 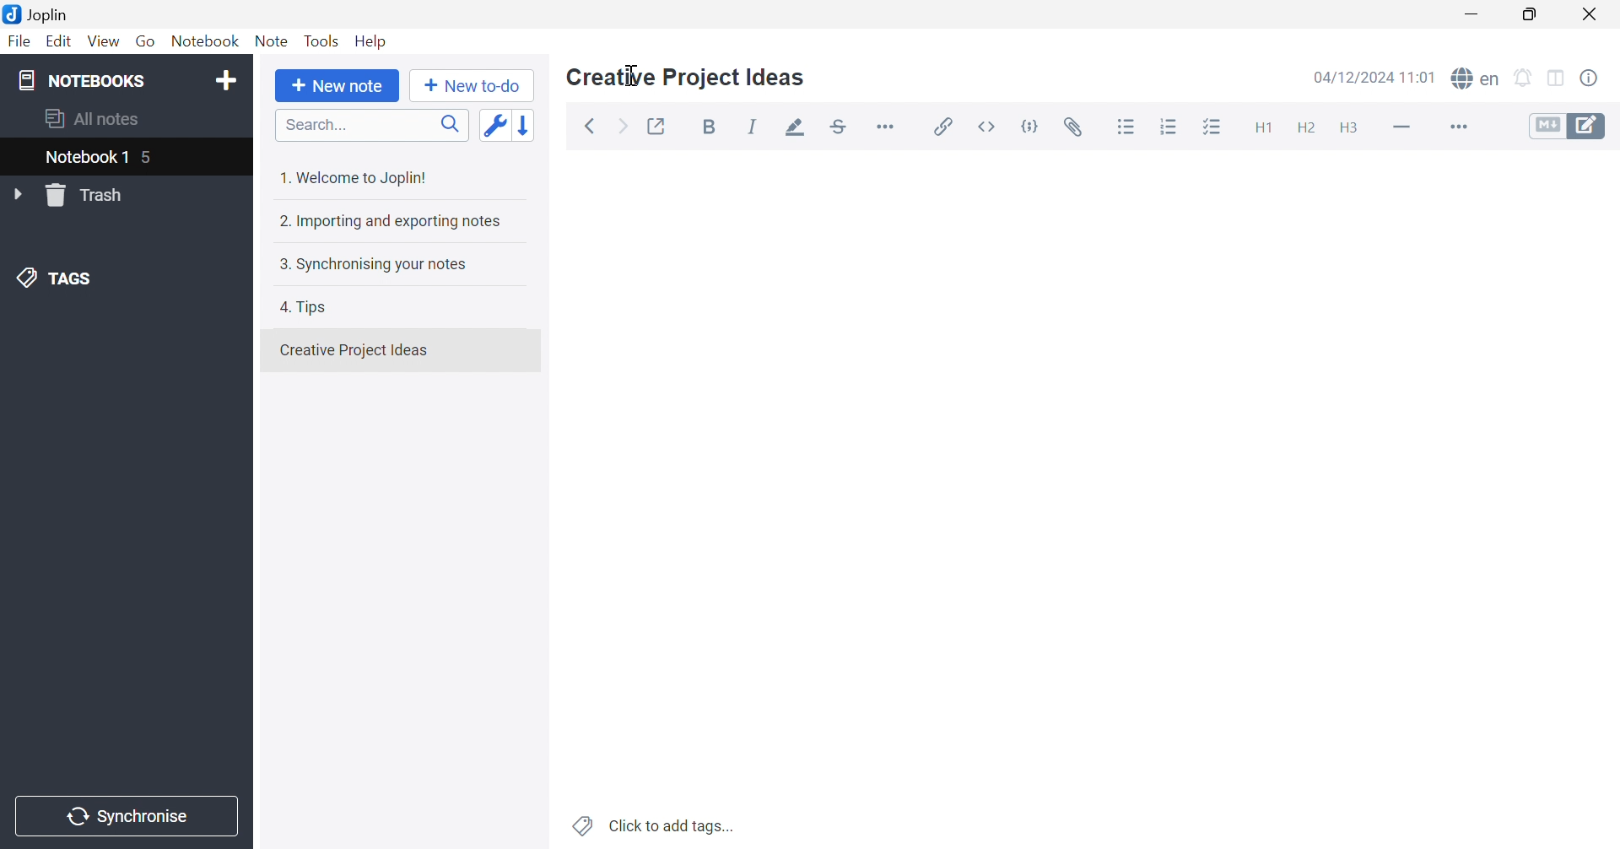 What do you see at coordinates (310, 306) in the screenshot?
I see `4. Tips` at bounding box center [310, 306].